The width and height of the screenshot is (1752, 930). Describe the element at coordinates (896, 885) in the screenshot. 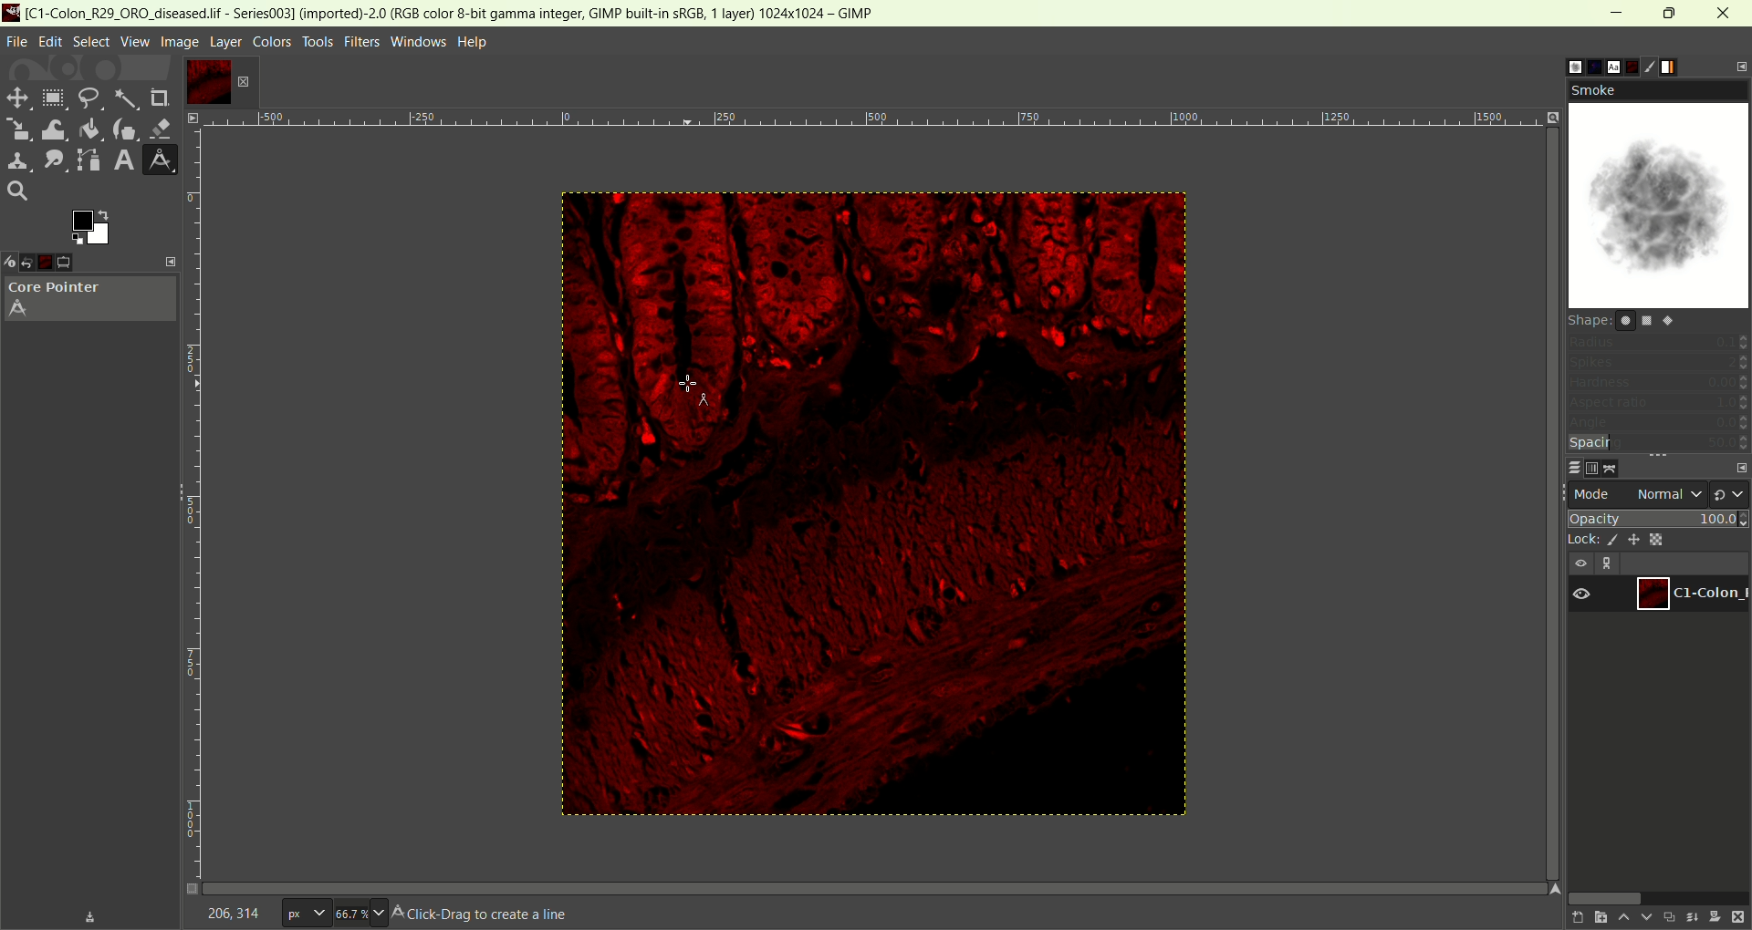

I see `Horizontal scroll bar` at that location.